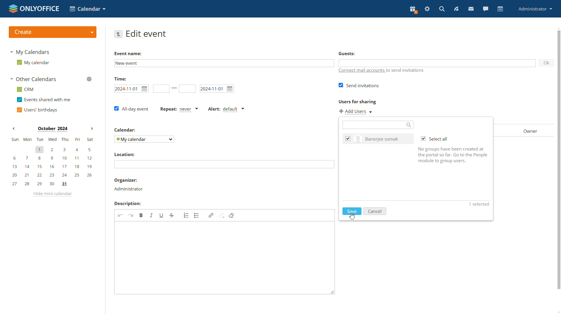 This screenshot has width=561, height=315. What do you see at coordinates (141, 216) in the screenshot?
I see `bold` at bounding box center [141, 216].